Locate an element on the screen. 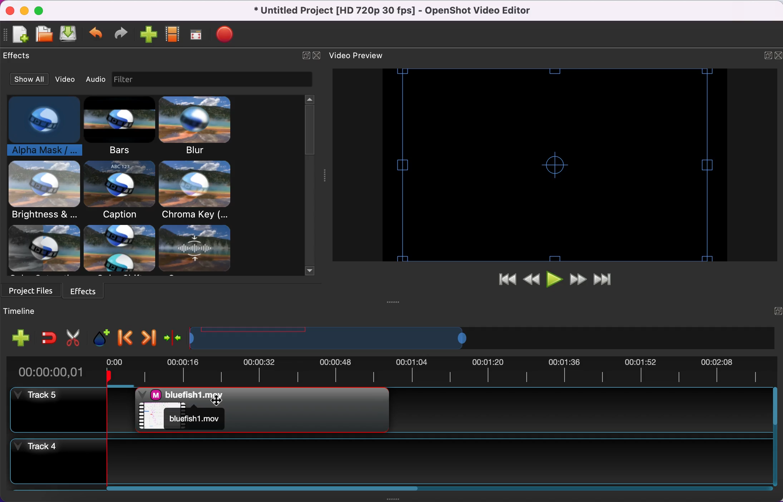 The width and height of the screenshot is (783, 502). bars is located at coordinates (117, 126).